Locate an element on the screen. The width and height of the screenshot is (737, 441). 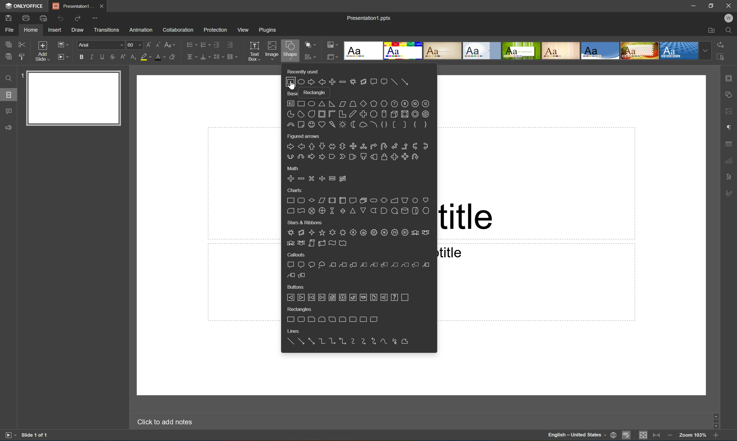
View is located at coordinates (242, 29).